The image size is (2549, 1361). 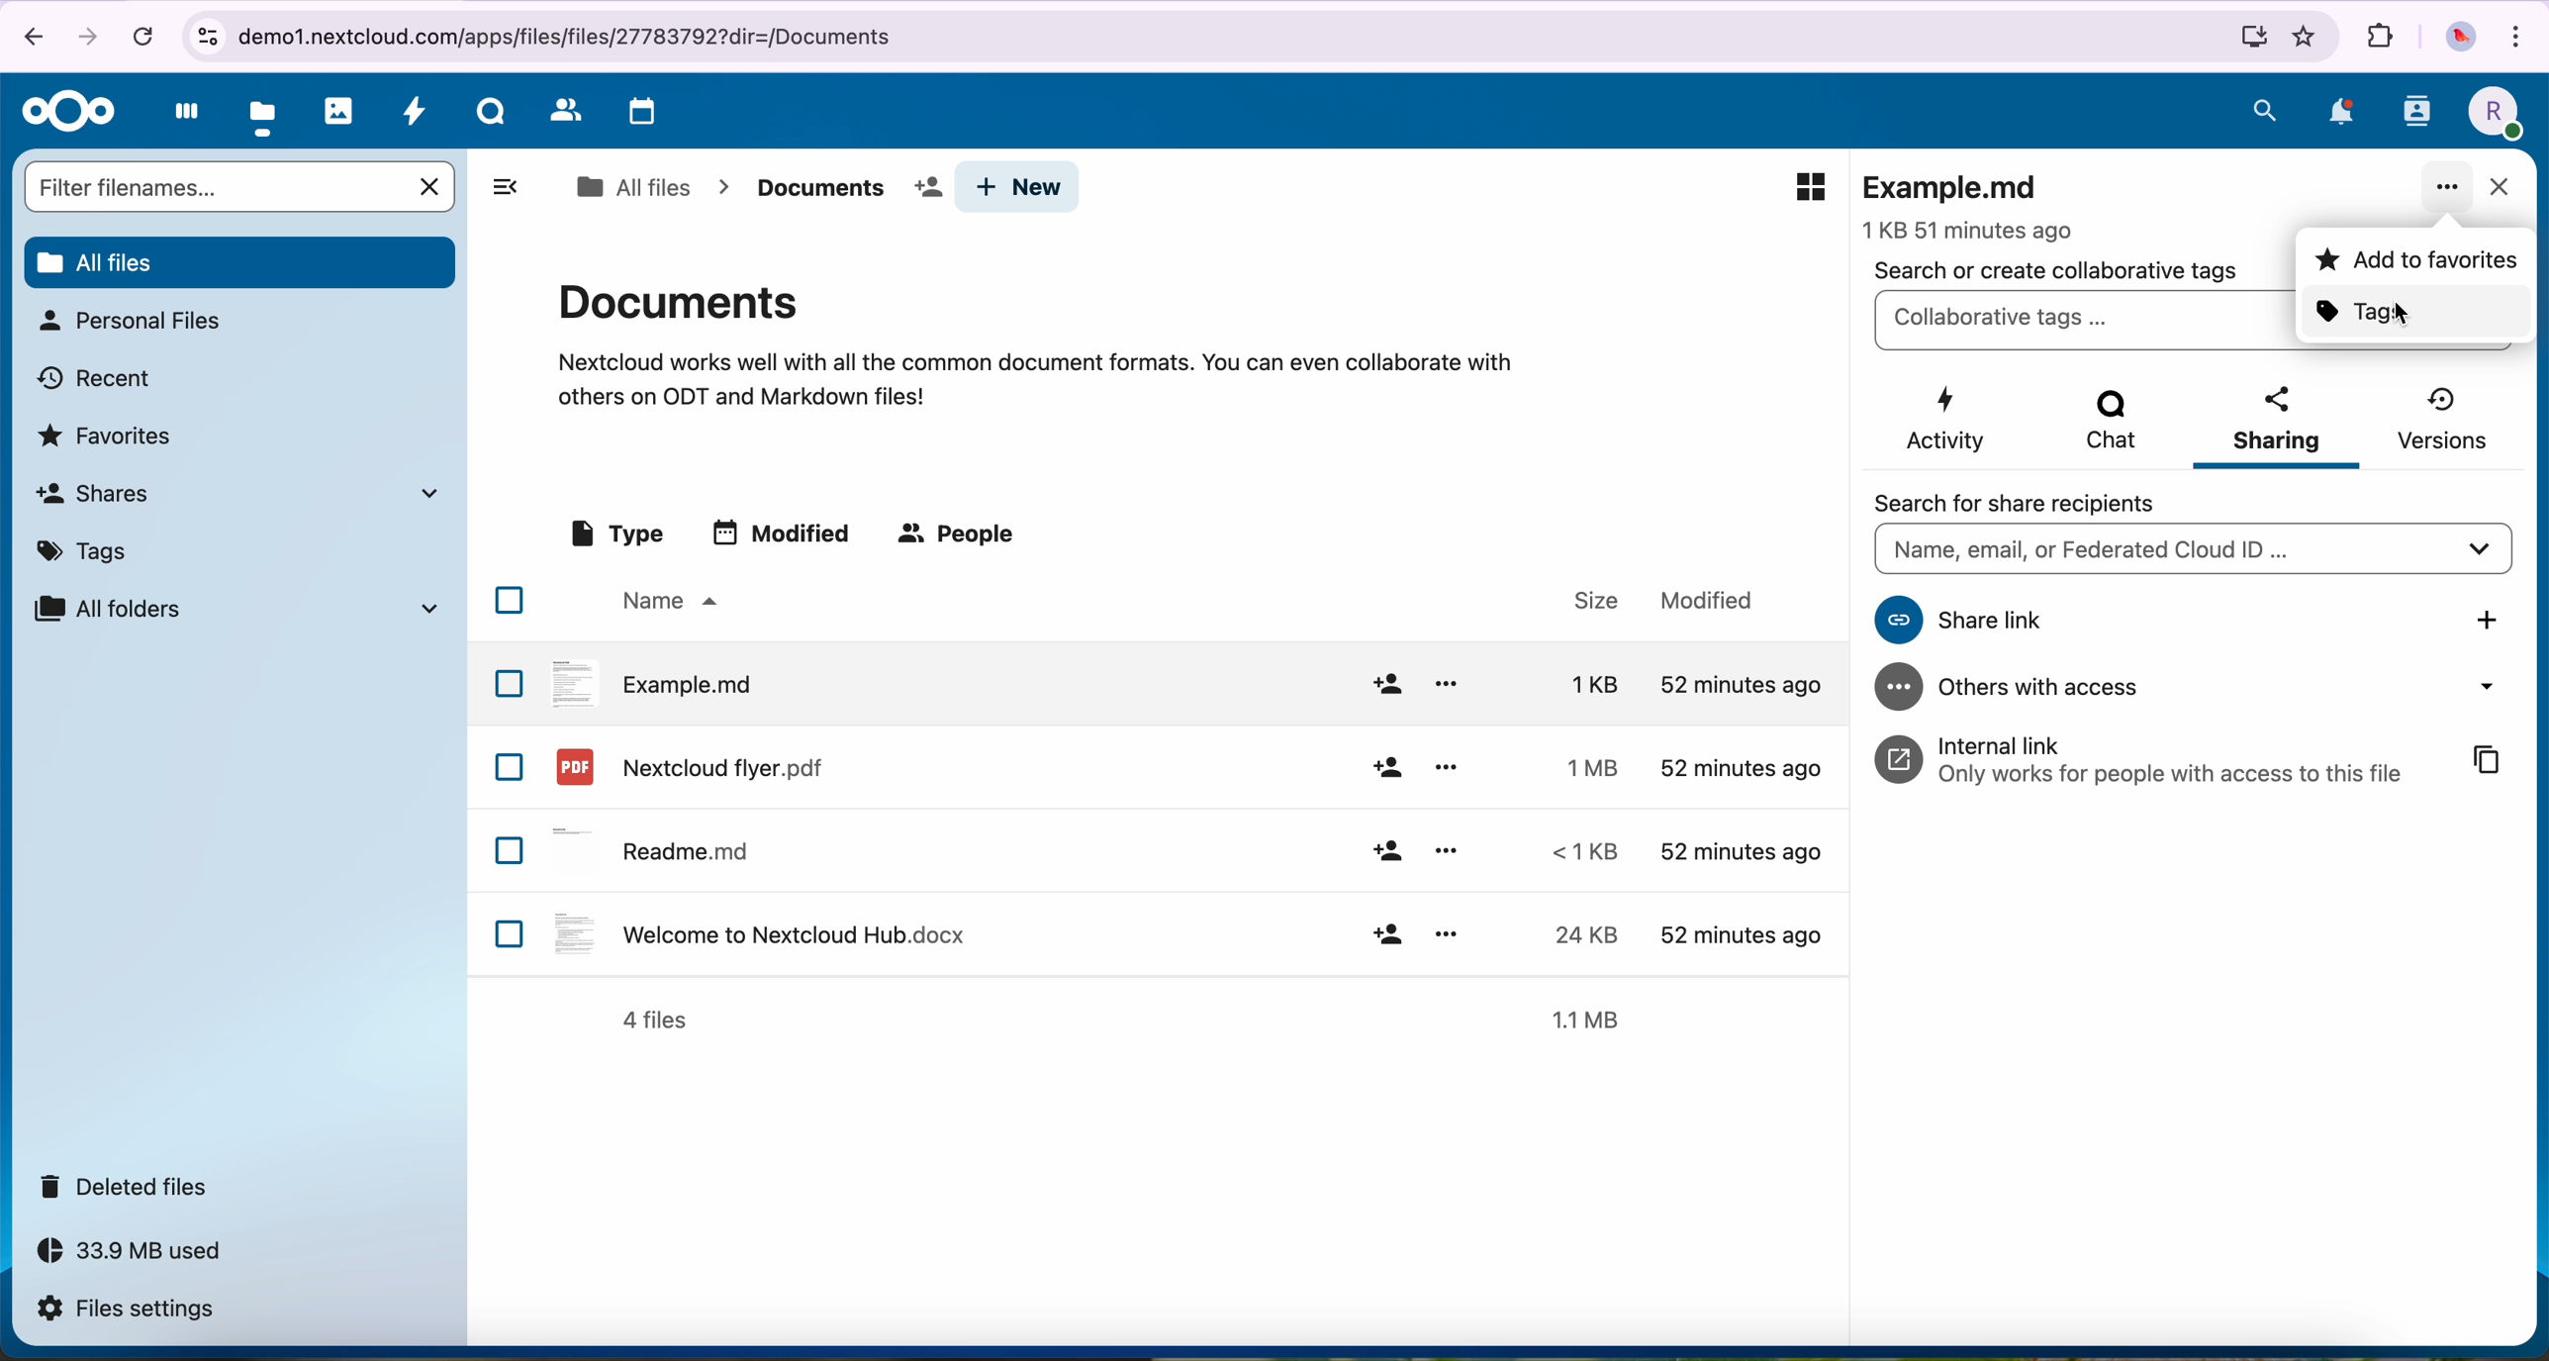 I want to click on search, so click(x=2265, y=110).